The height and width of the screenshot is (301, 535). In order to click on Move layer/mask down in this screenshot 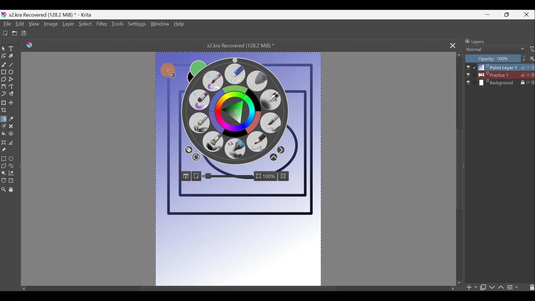, I will do `click(491, 287)`.